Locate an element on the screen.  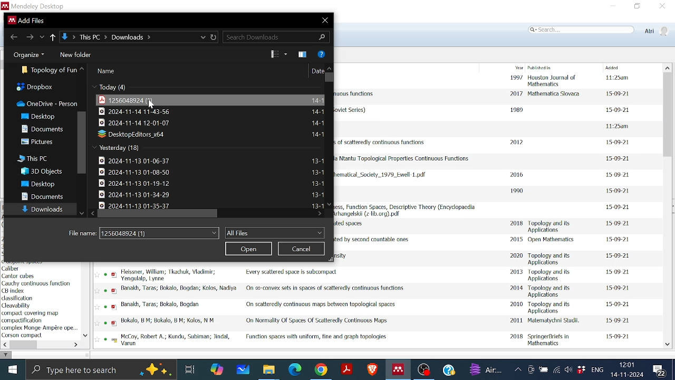
Adobe reader is located at coordinates (347, 369).